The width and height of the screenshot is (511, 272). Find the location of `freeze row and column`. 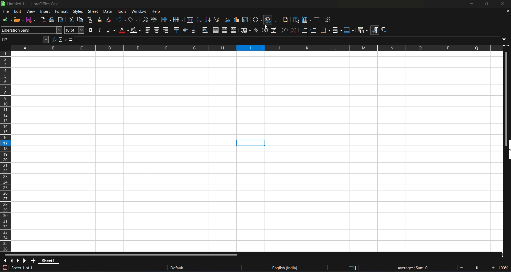

freeze row and column is located at coordinates (307, 19).